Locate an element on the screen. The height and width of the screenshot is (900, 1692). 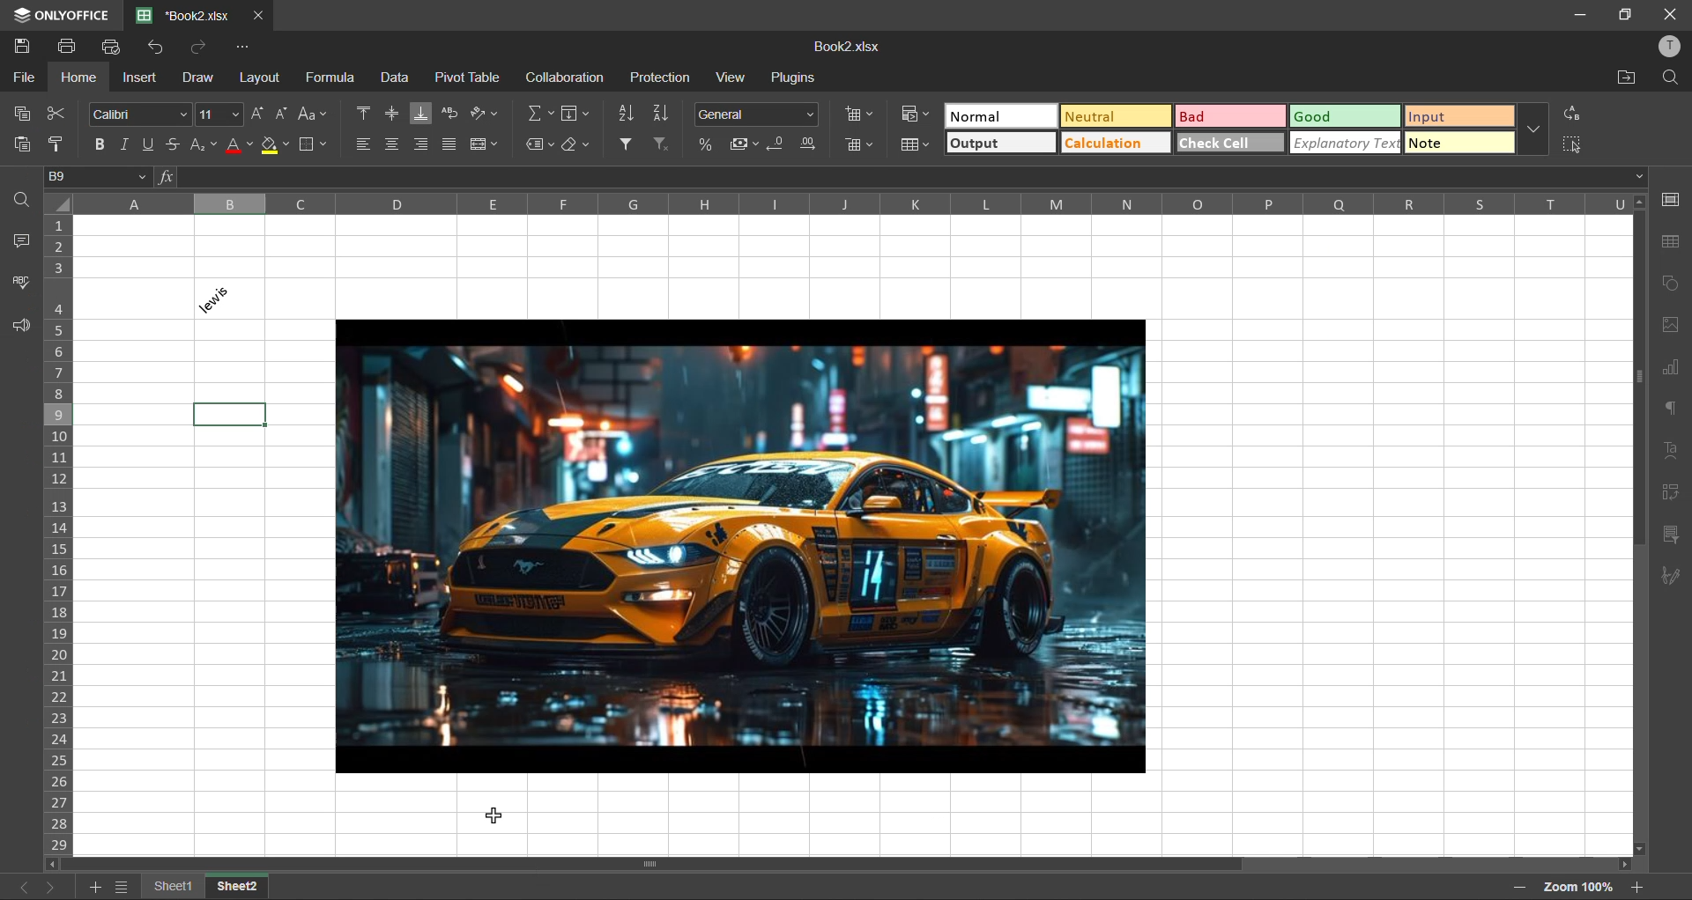
Book2.xlsx is located at coordinates (847, 48).